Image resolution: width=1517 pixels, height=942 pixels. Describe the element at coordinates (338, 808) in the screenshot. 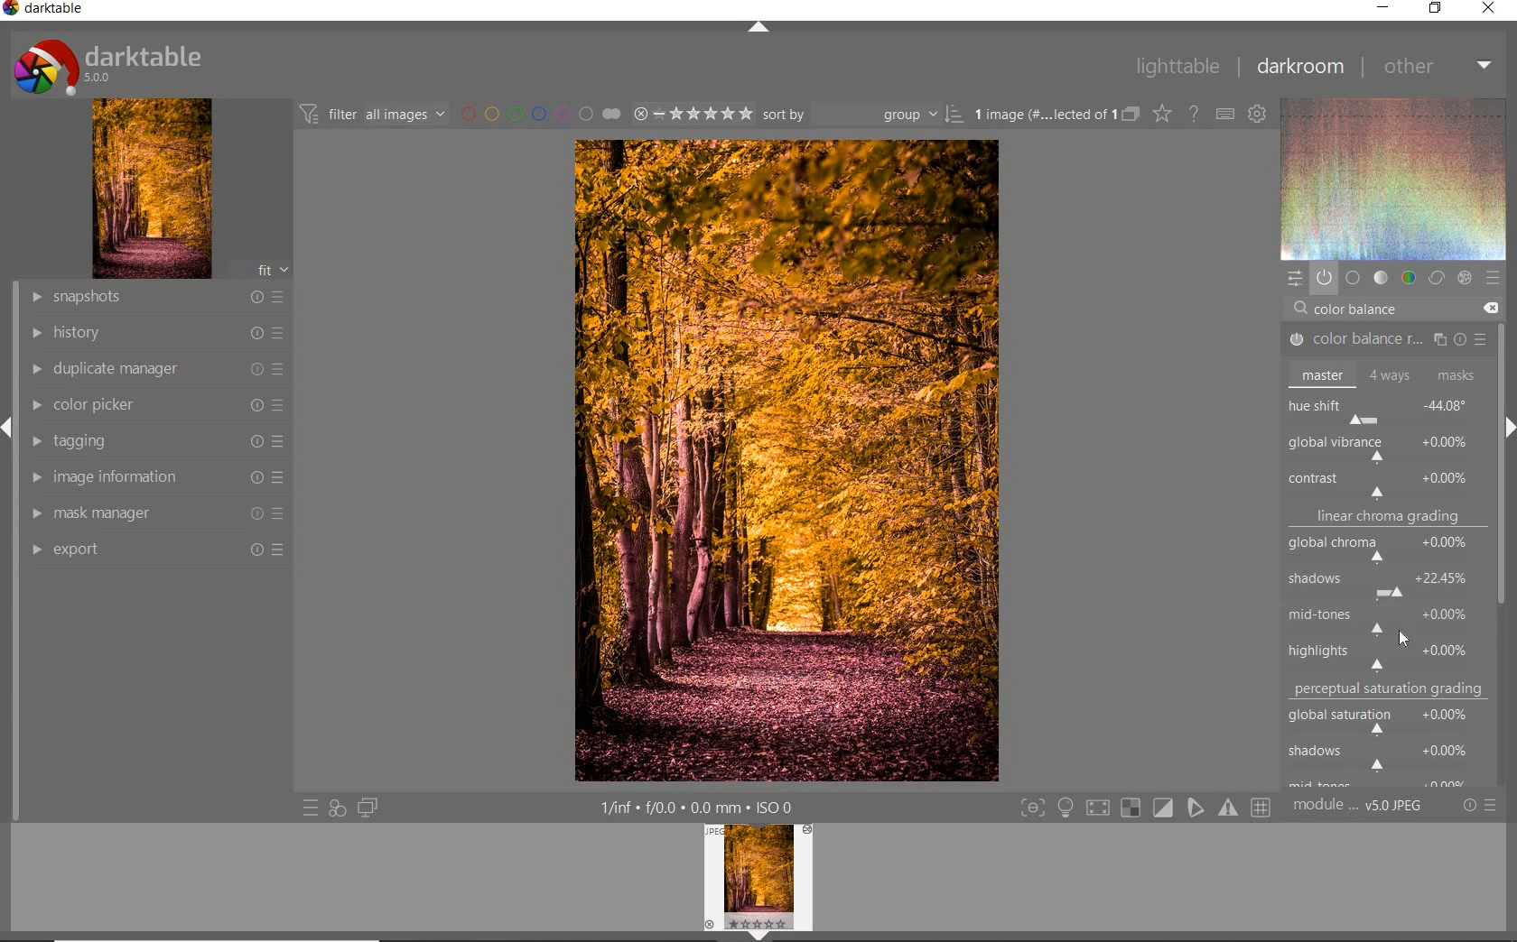

I see `quick access for applying any style` at that location.